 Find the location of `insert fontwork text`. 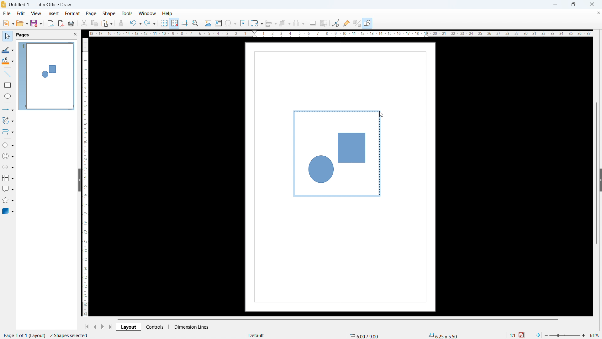

insert fontwork text is located at coordinates (243, 24).